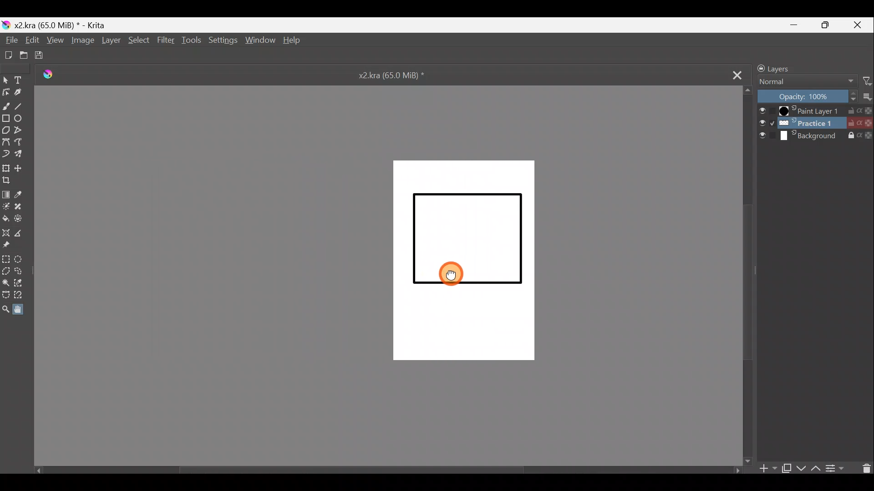 This screenshot has height=491, width=874. What do you see at coordinates (11, 245) in the screenshot?
I see `Reference images tool` at bounding box center [11, 245].